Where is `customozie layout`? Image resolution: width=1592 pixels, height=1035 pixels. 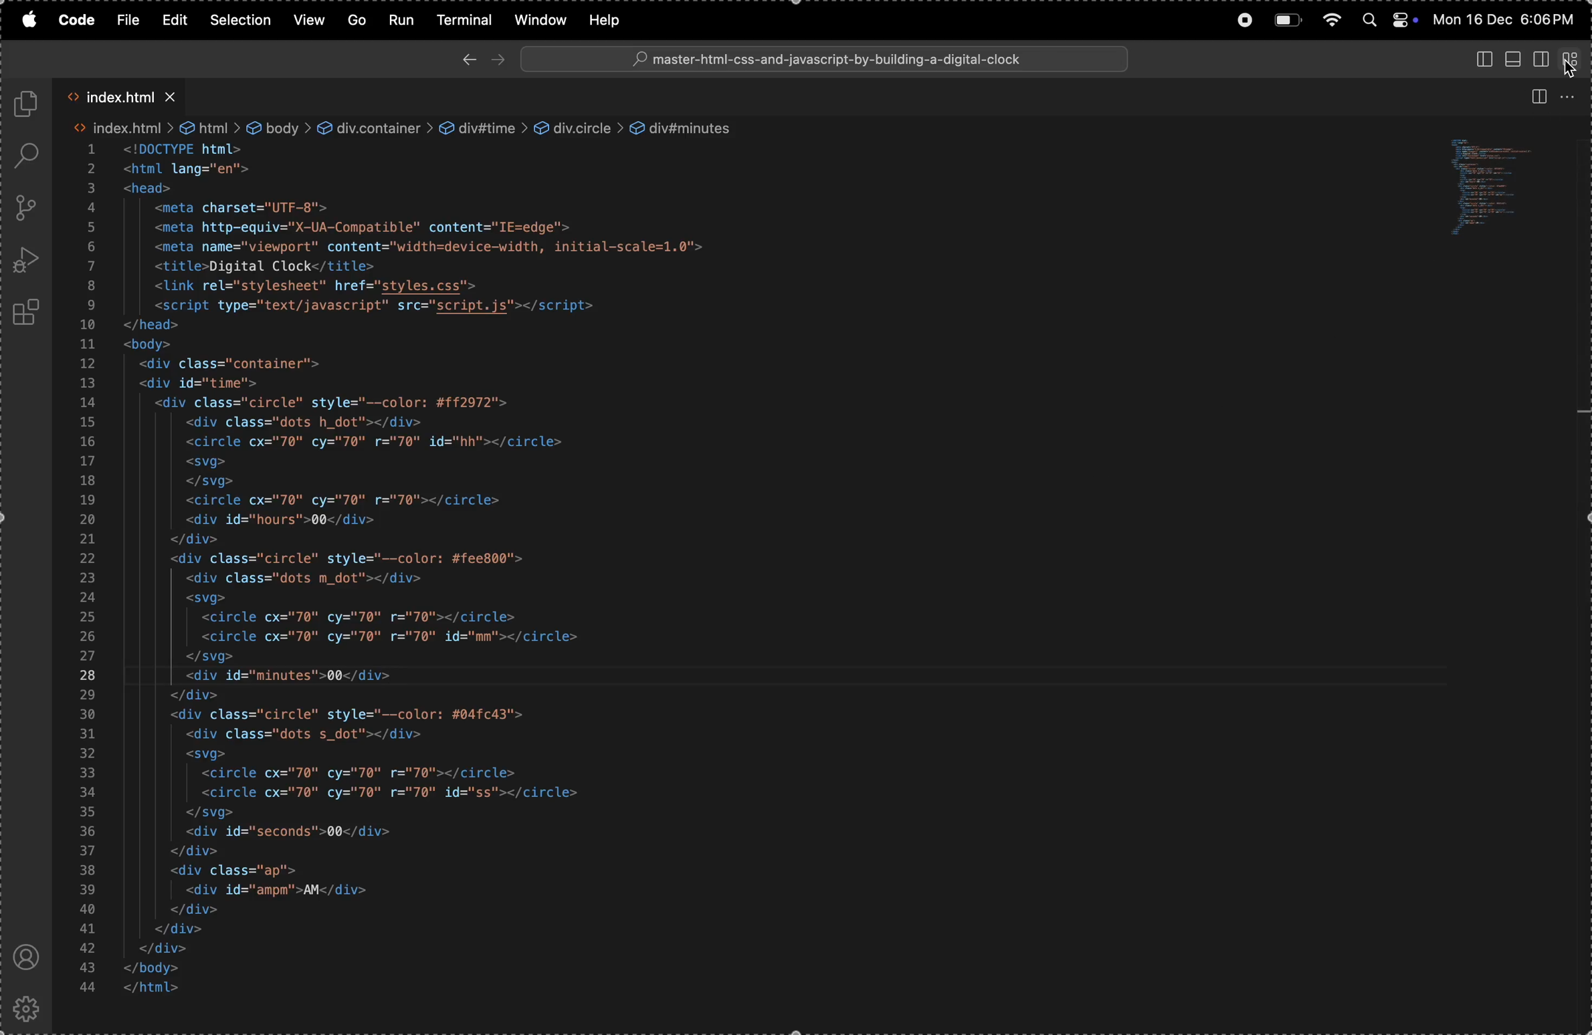
customozie layout is located at coordinates (1571, 57).